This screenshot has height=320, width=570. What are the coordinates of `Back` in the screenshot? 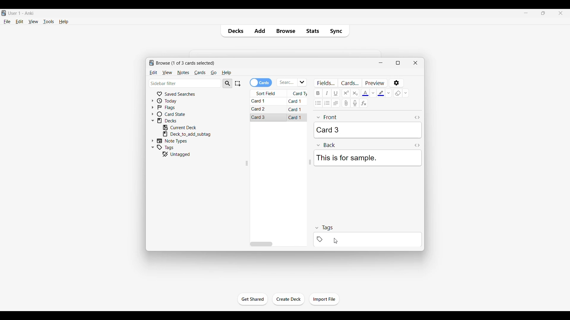 It's located at (326, 145).